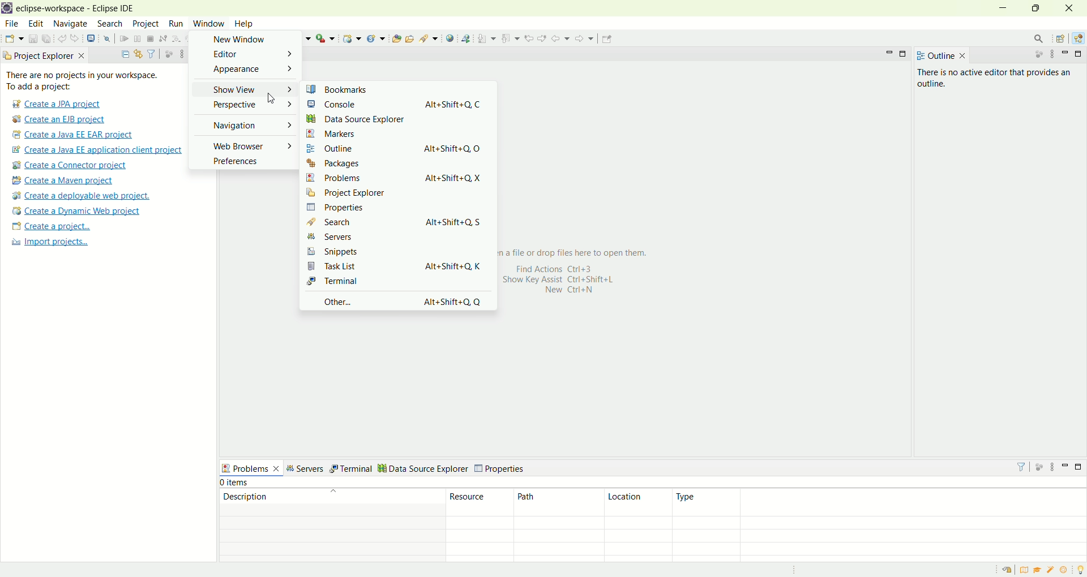 This screenshot has width=1087, height=577. I want to click on open web browser, so click(450, 38).